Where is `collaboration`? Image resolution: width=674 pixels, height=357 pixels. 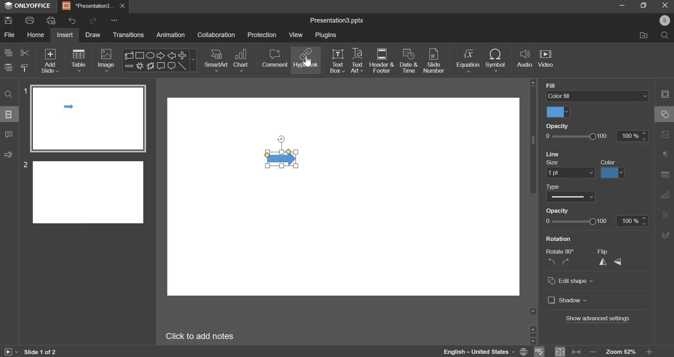 collaboration is located at coordinates (216, 35).